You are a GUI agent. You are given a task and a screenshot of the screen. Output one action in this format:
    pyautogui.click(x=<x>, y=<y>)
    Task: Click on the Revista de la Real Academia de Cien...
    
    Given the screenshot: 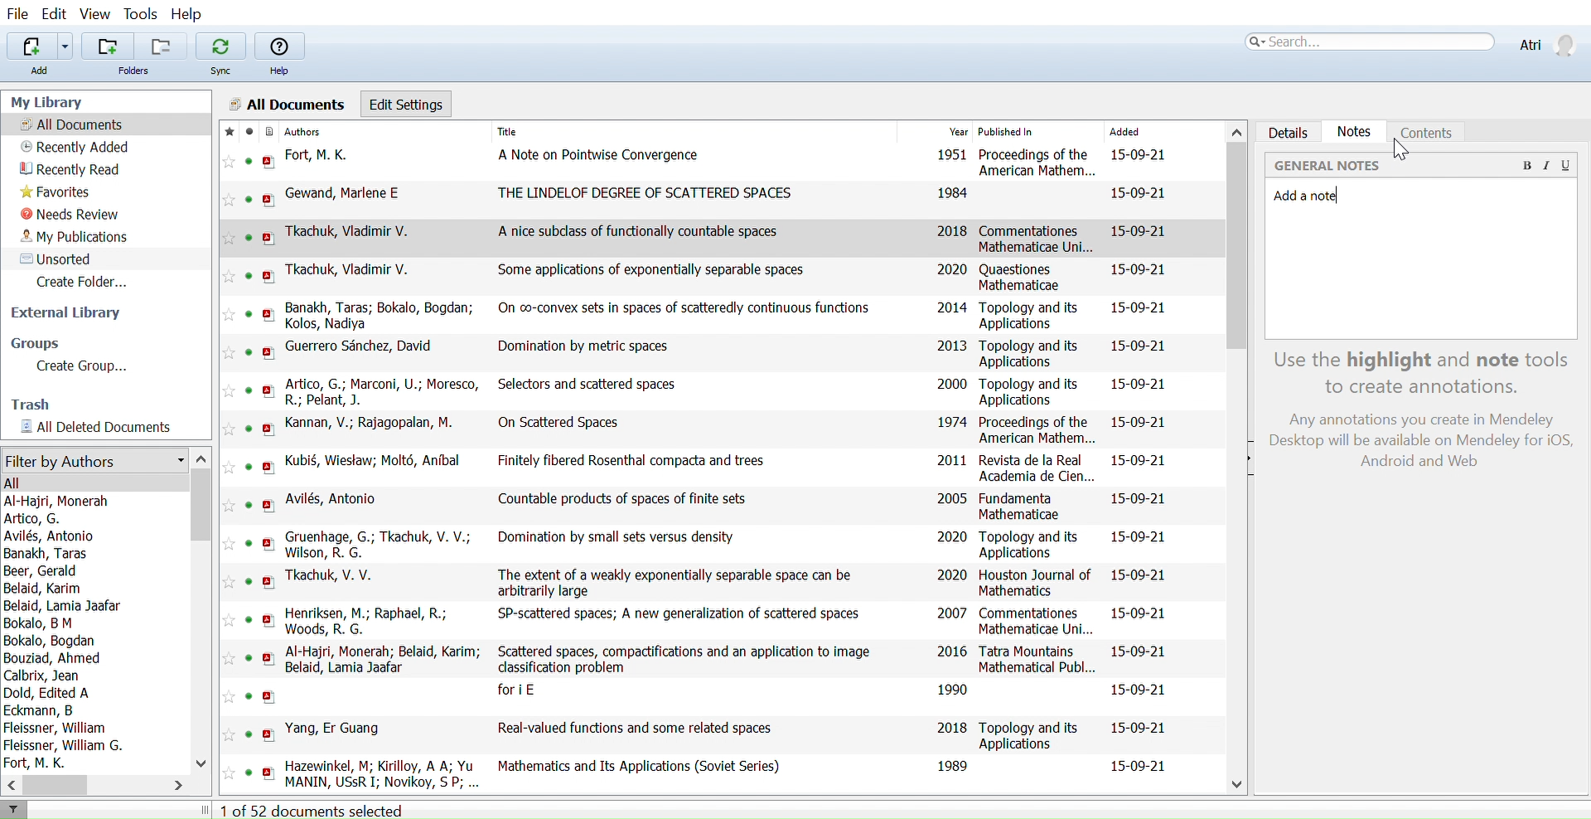 What is the action you would take?
    pyautogui.click(x=1039, y=468)
    